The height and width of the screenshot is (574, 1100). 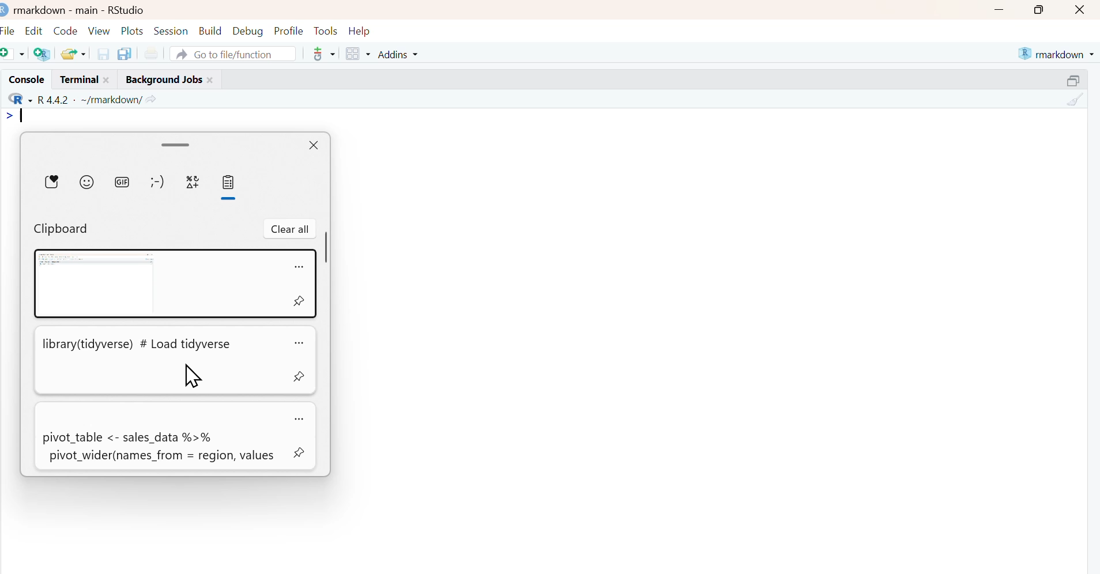 I want to click on >, so click(x=9, y=116).